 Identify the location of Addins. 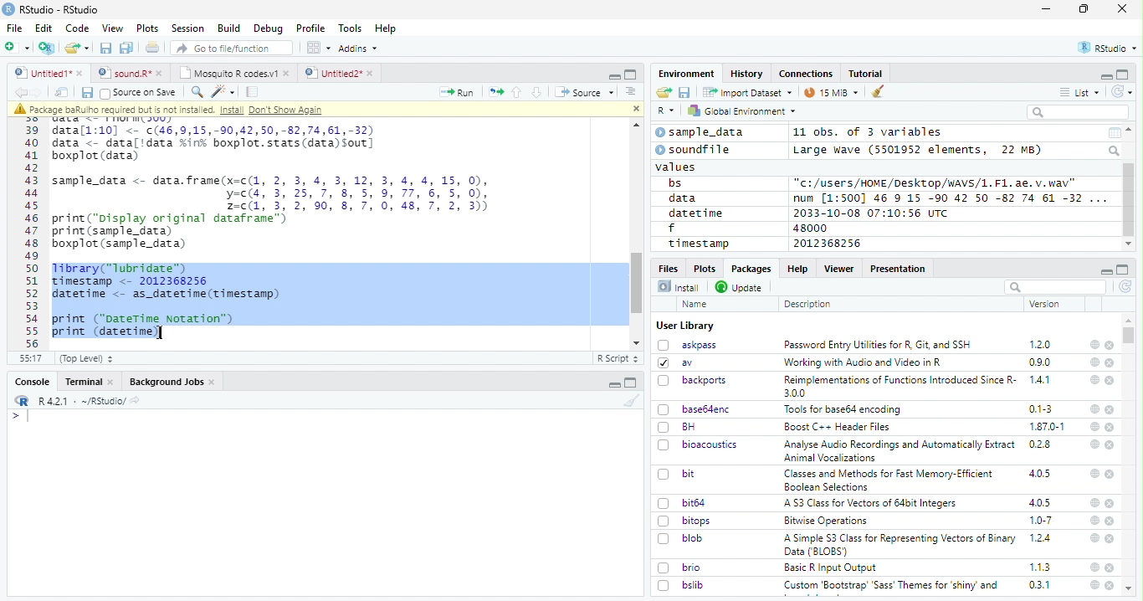
(358, 49).